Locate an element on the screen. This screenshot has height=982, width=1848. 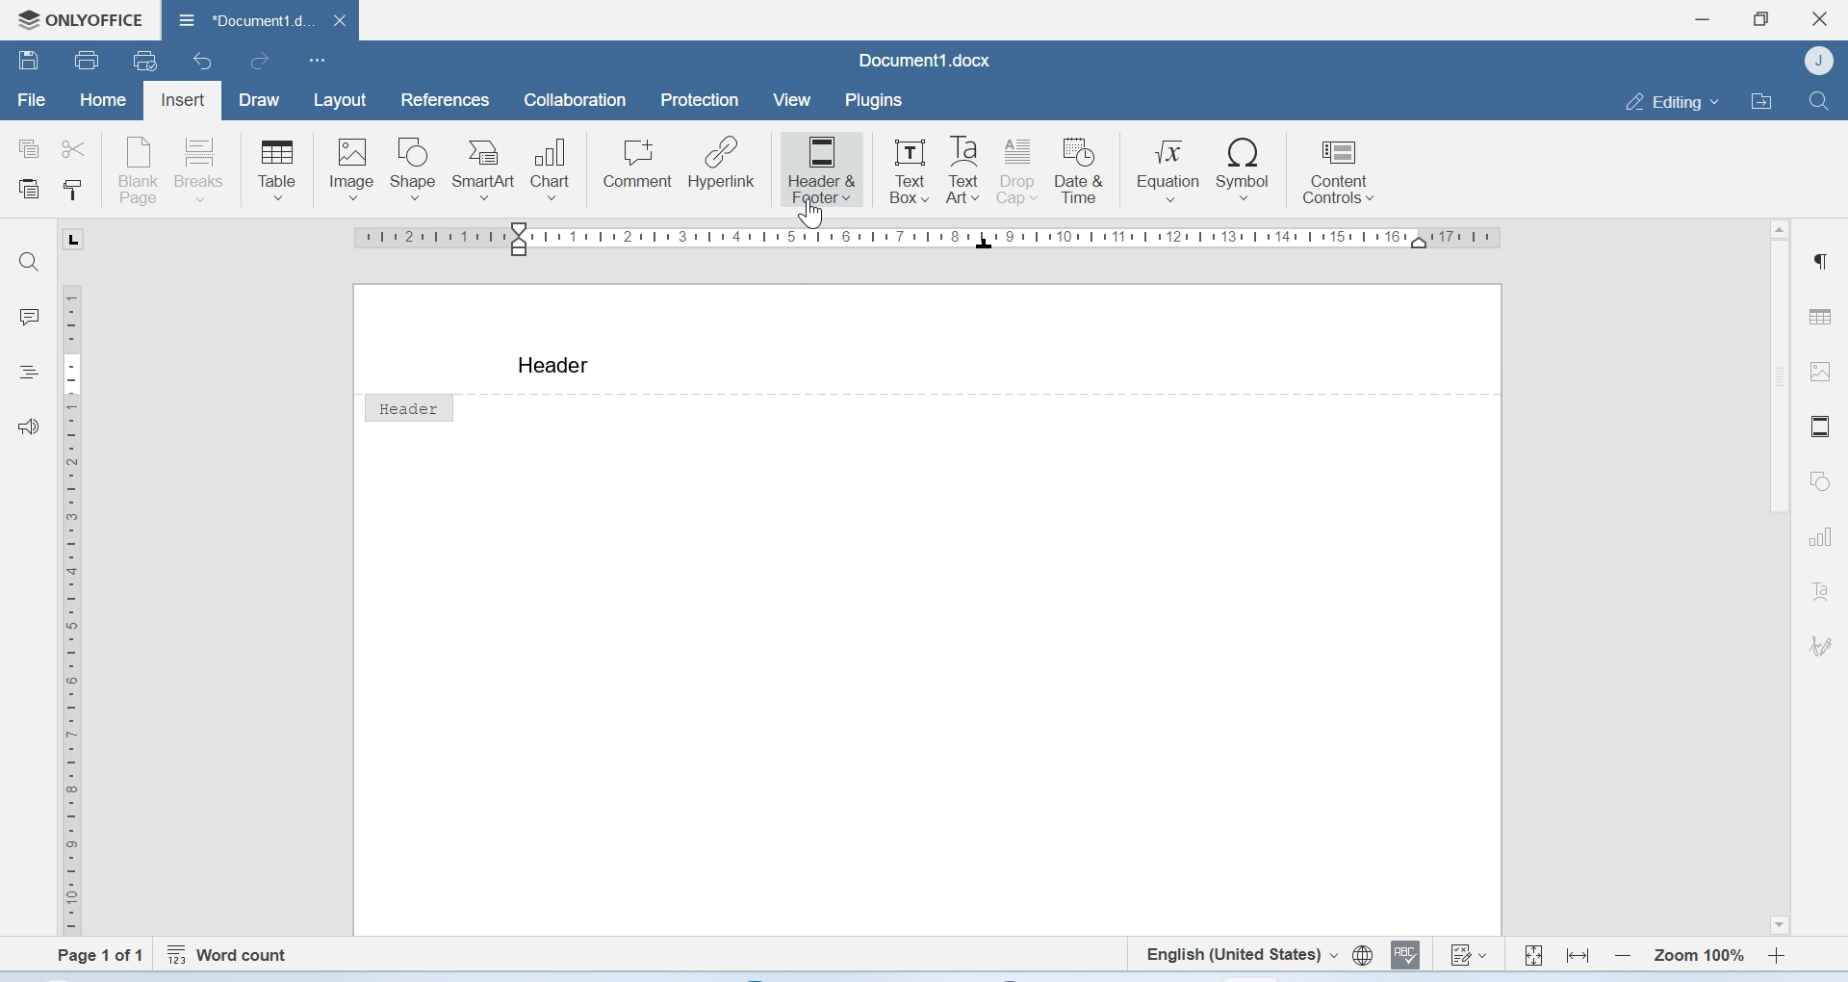
Word count is located at coordinates (232, 951).